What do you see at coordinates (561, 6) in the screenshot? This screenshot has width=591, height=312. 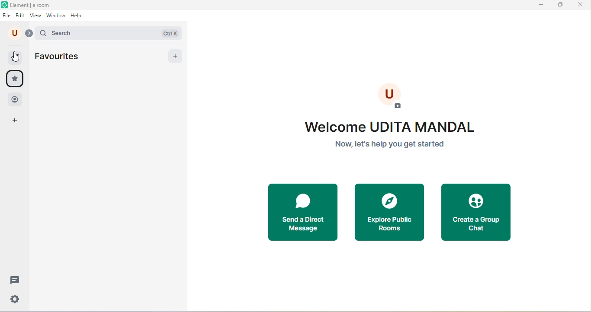 I see `maximize` at bounding box center [561, 6].